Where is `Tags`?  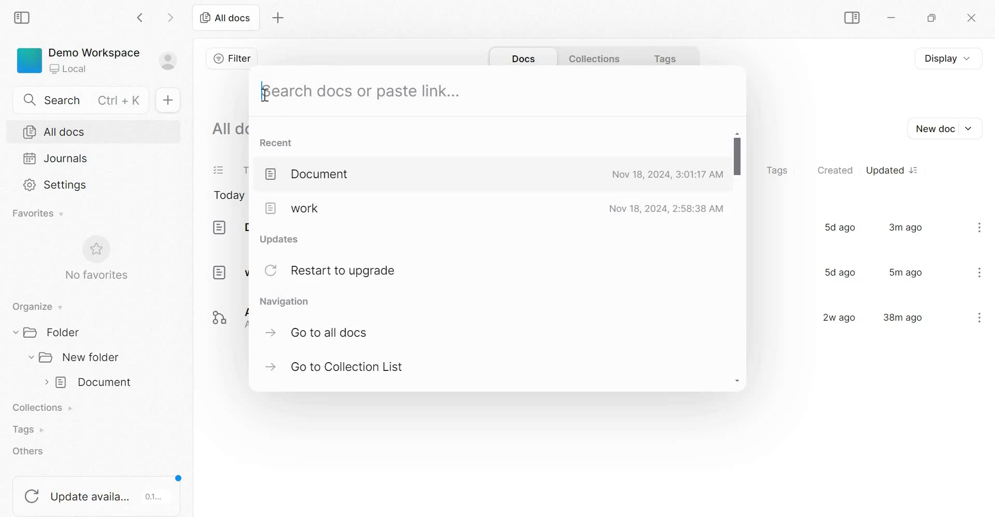 Tags is located at coordinates (27, 429).